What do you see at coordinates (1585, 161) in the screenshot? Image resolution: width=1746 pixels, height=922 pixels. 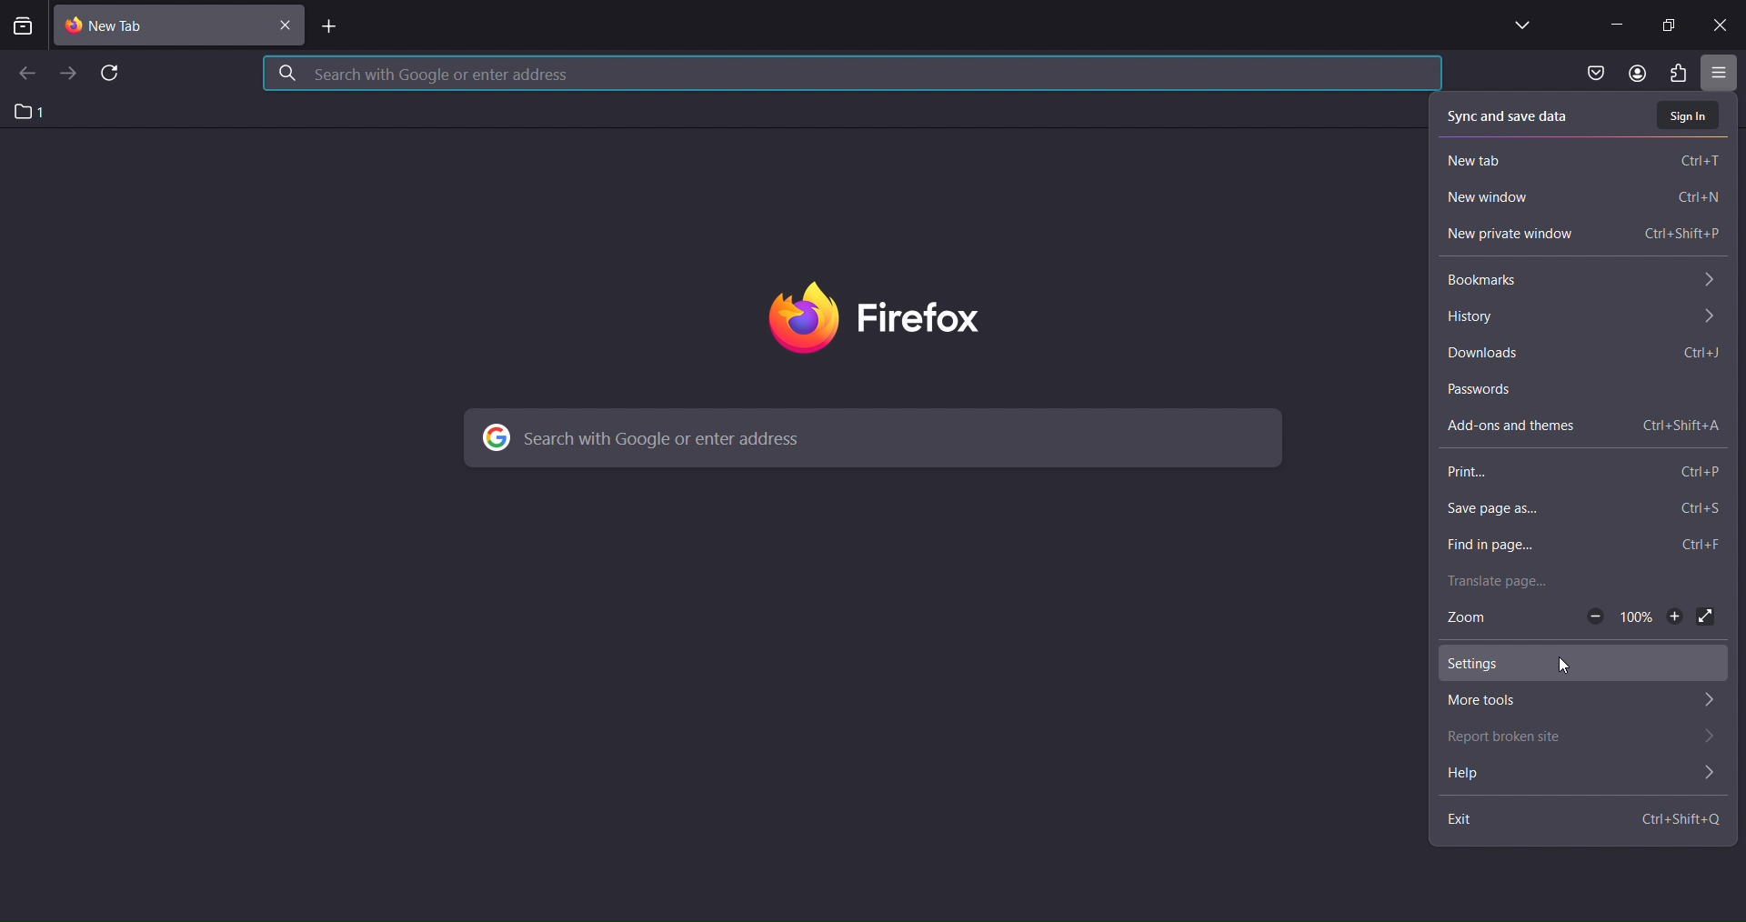 I see `new tab` at bounding box center [1585, 161].